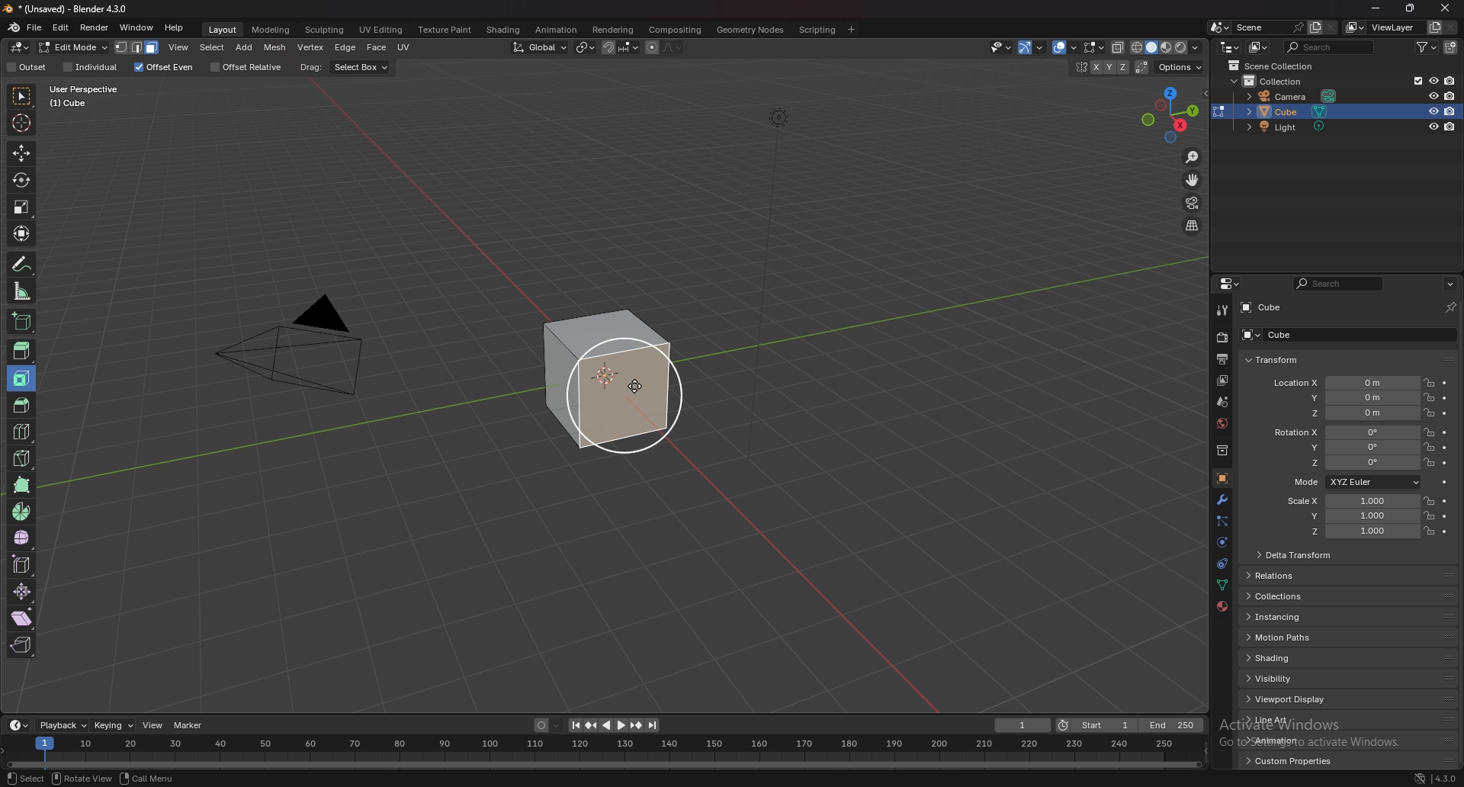 This screenshot has width=1464, height=787. What do you see at coordinates (675, 30) in the screenshot?
I see `compositing` at bounding box center [675, 30].